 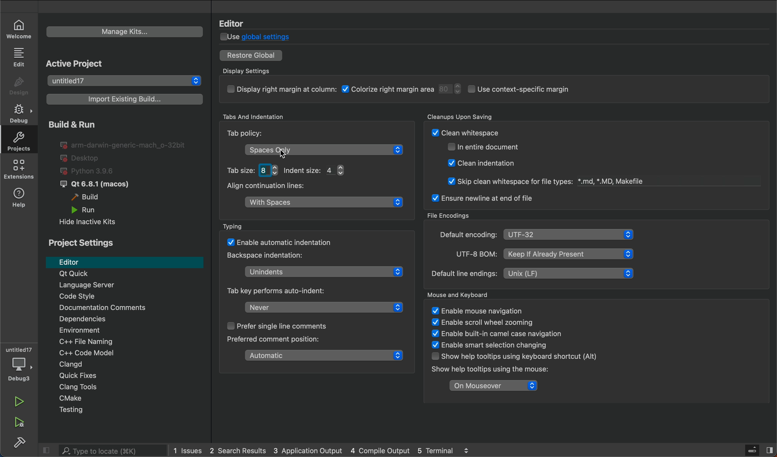 What do you see at coordinates (512, 356) in the screenshot?
I see `show help` at bounding box center [512, 356].